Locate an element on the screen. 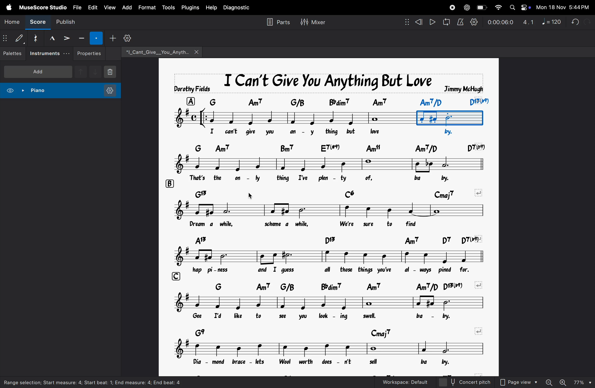 The width and height of the screenshot is (595, 388). lyrics is located at coordinates (328, 270).